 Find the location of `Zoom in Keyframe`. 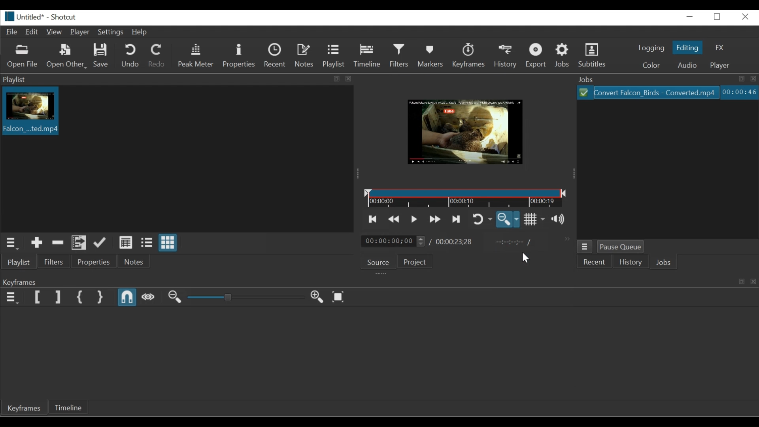

Zoom in Keyframe is located at coordinates (175, 298).